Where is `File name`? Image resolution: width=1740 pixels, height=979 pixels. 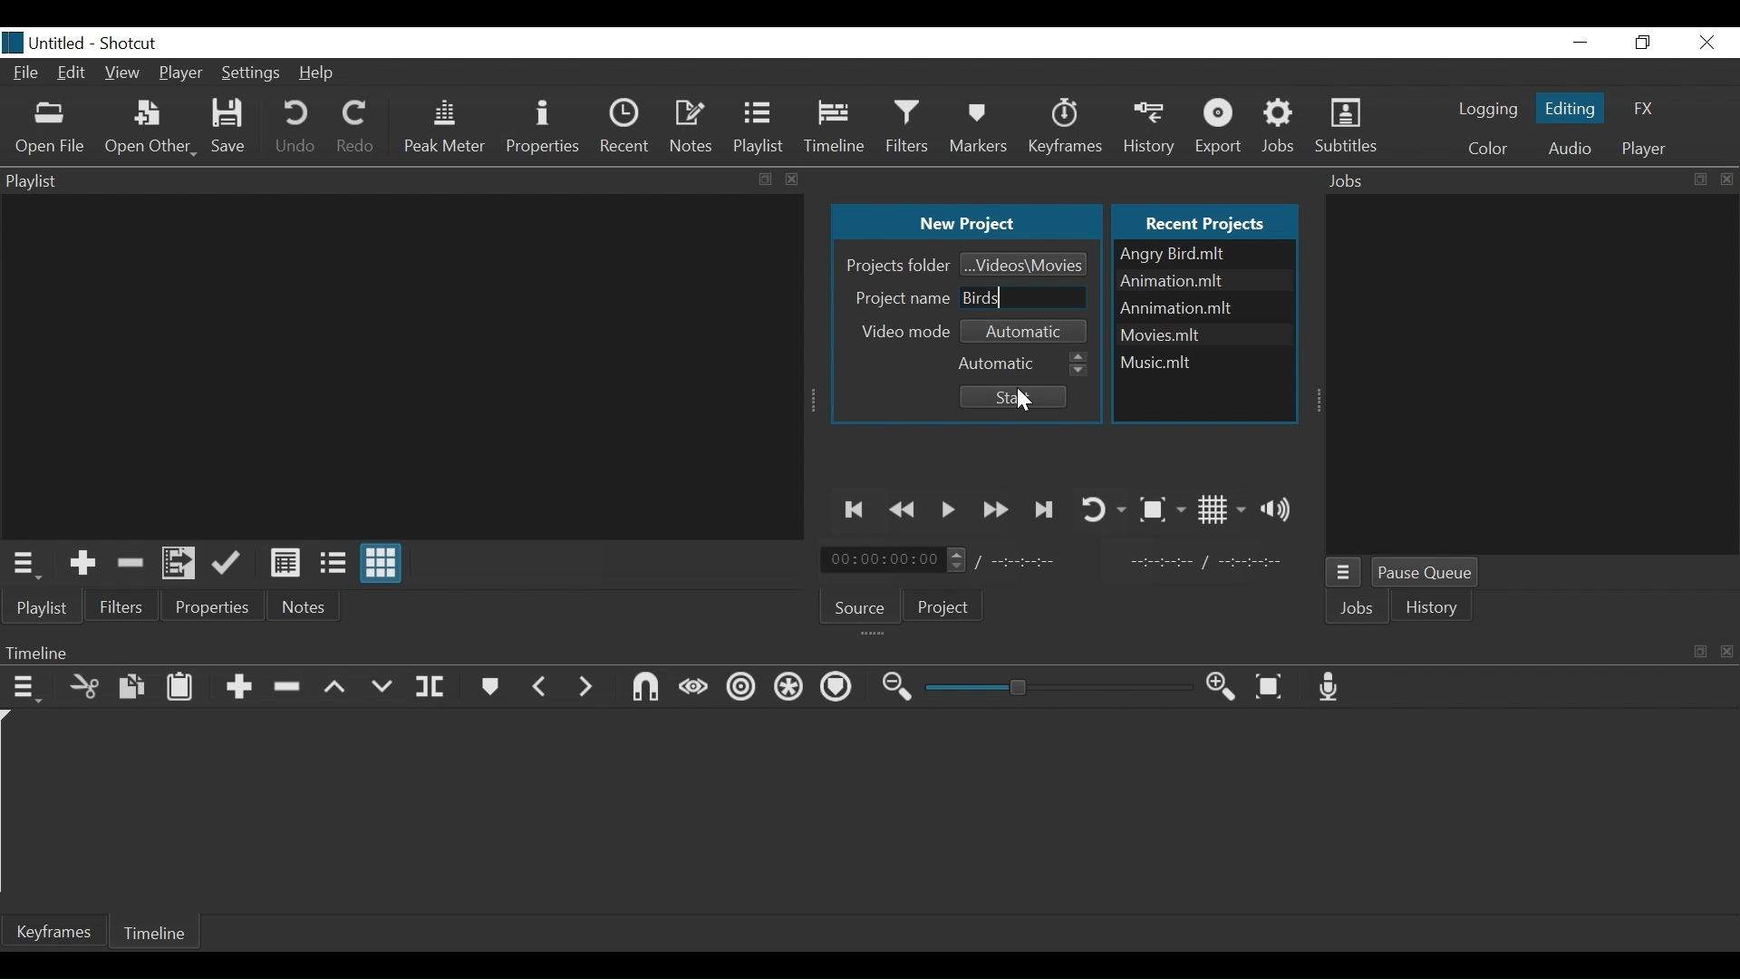
File name is located at coordinates (1204, 333).